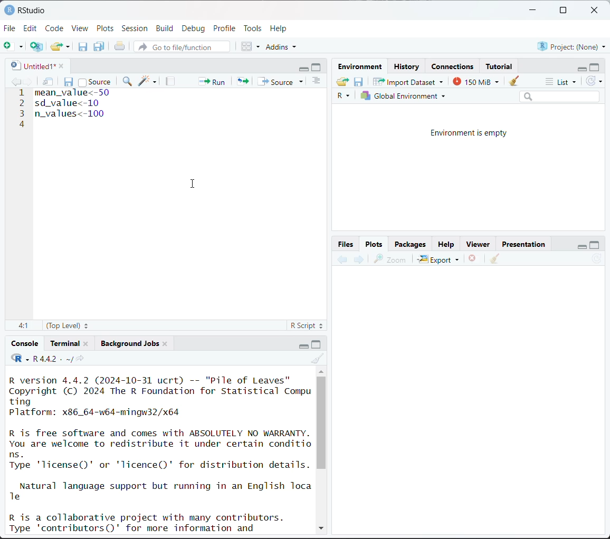 This screenshot has width=610, height=539. I want to click on remove the current plot, so click(473, 260).